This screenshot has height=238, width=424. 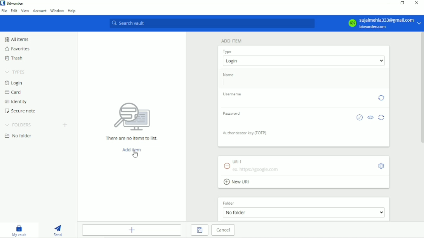 What do you see at coordinates (4, 11) in the screenshot?
I see `File` at bounding box center [4, 11].